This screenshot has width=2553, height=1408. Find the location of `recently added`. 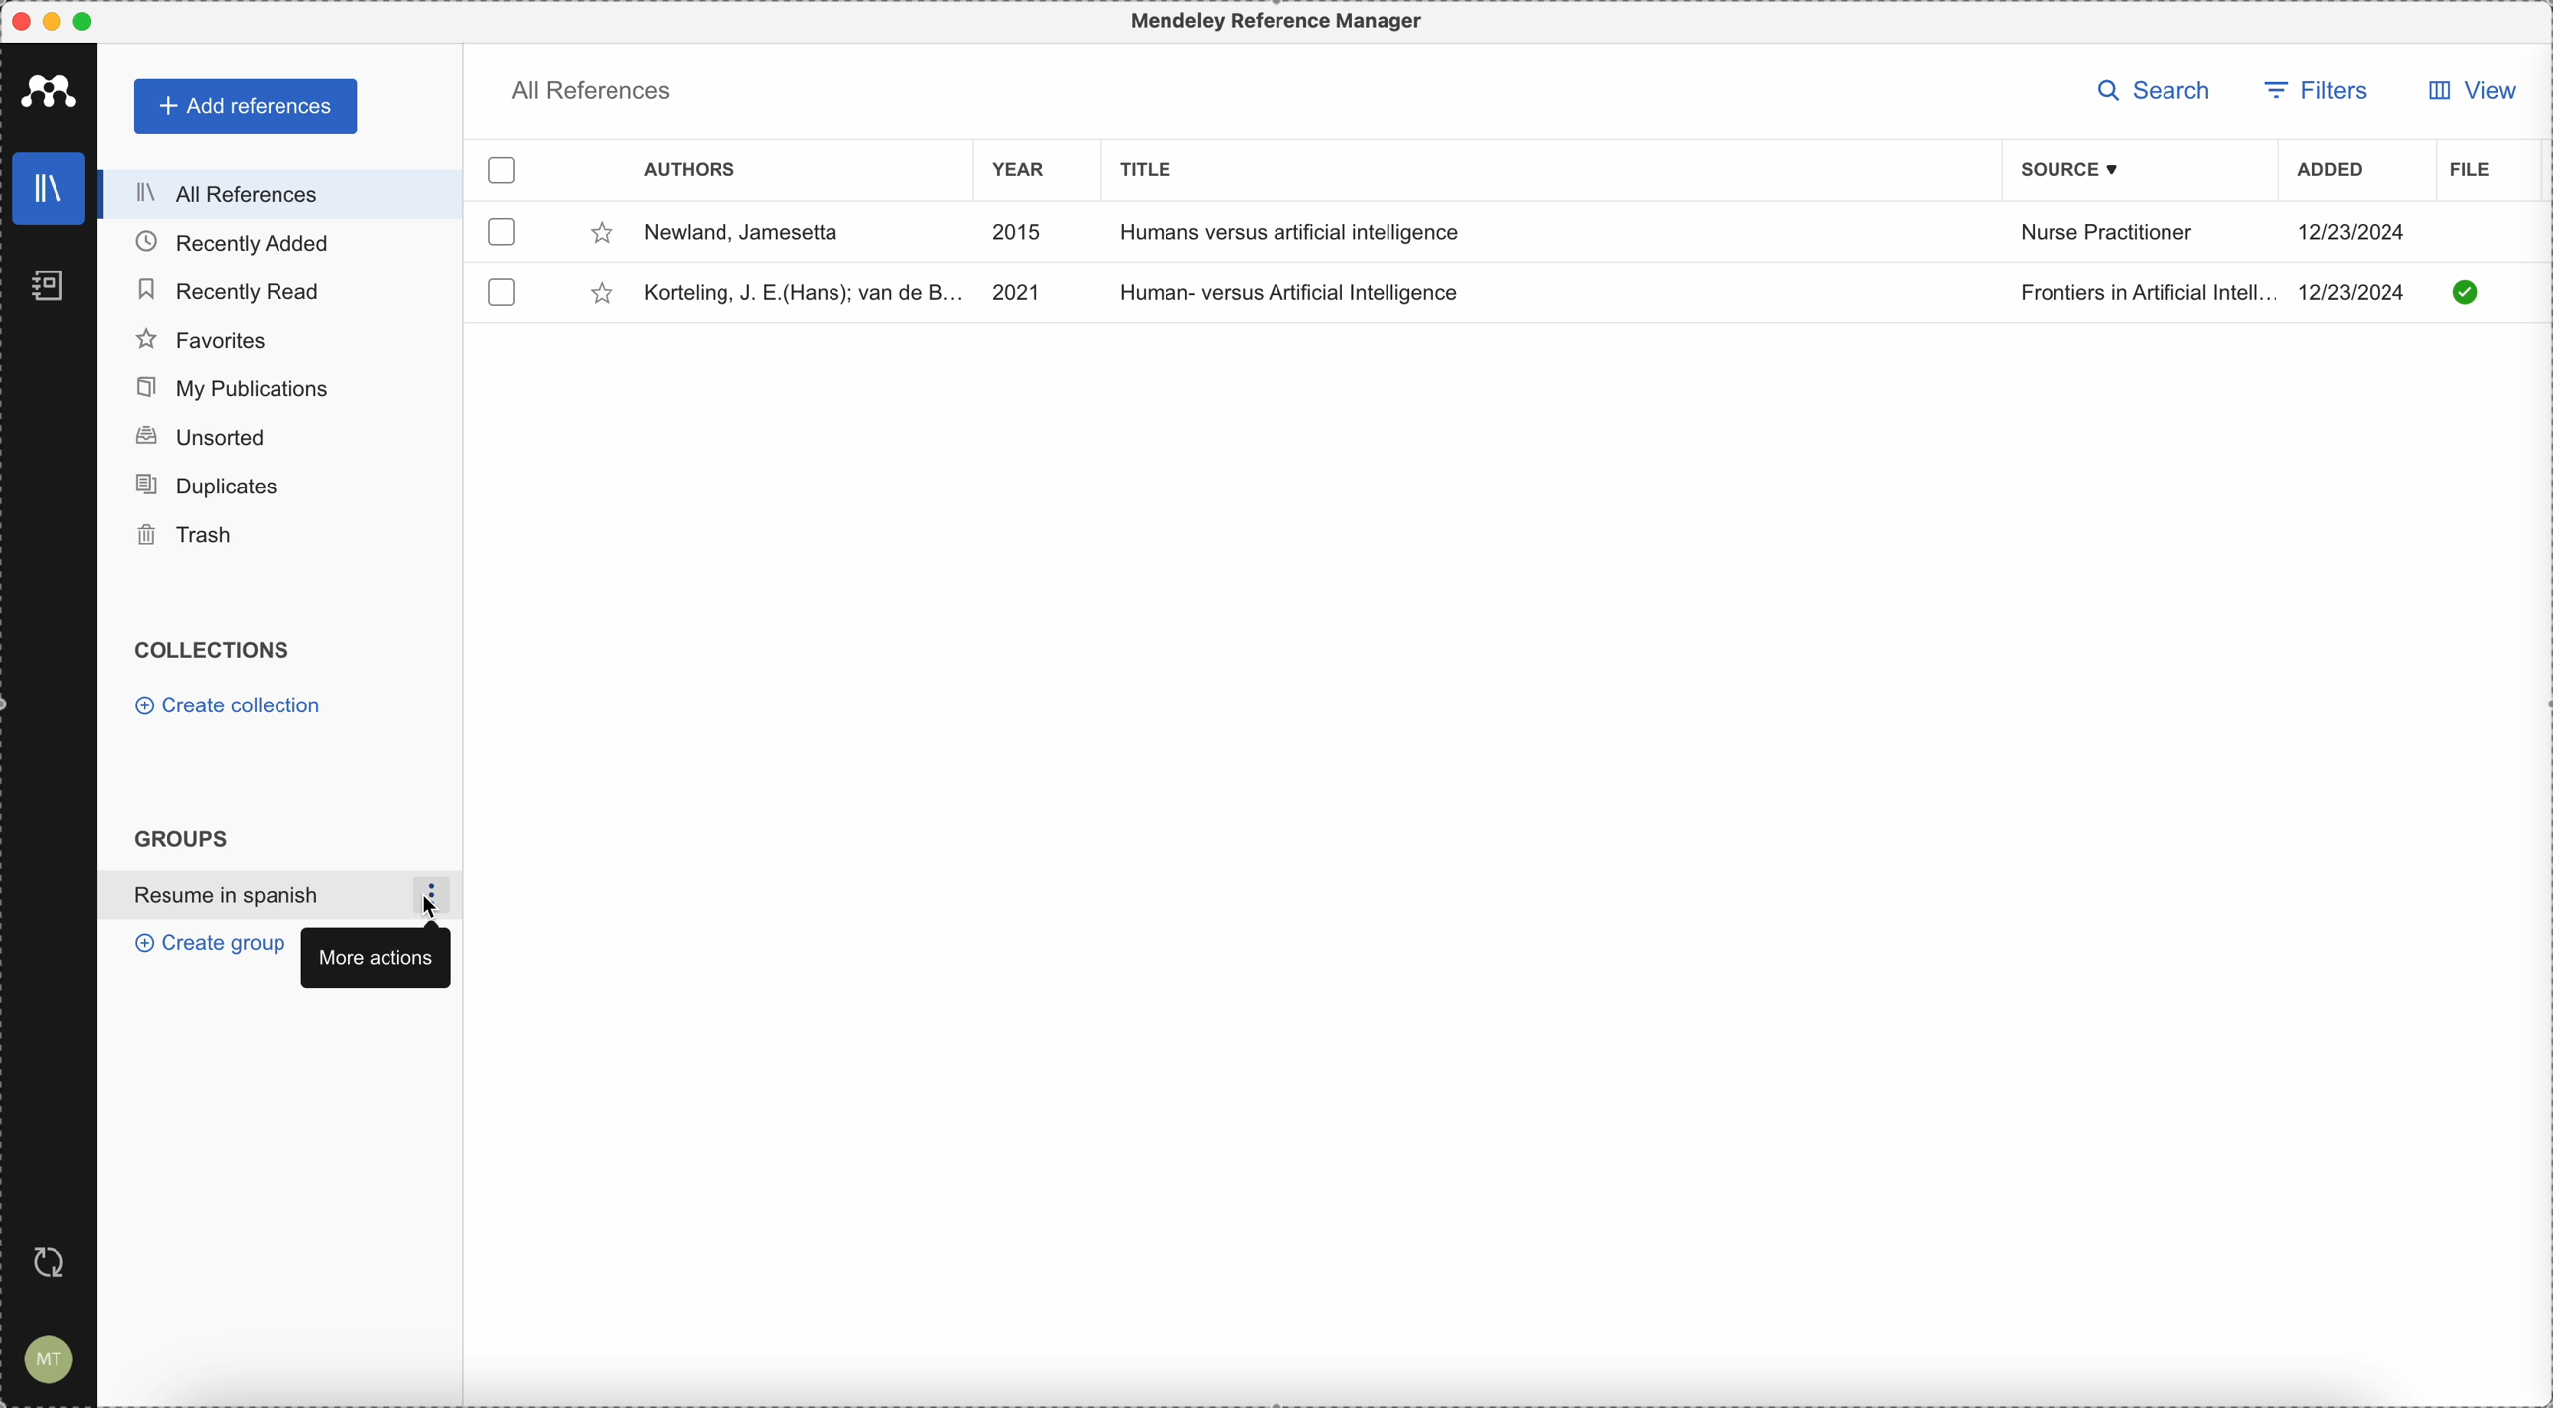

recently added is located at coordinates (233, 241).